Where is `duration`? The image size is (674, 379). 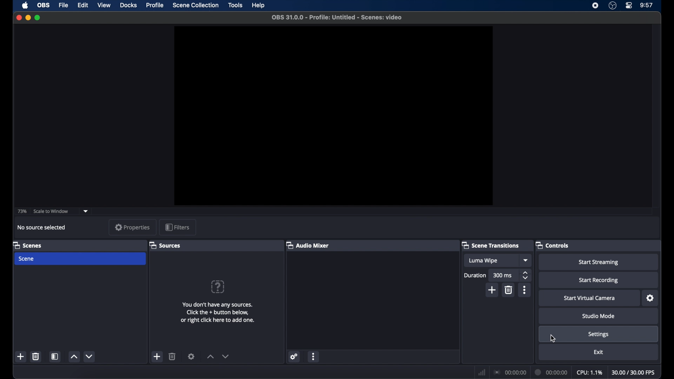 duration is located at coordinates (475, 275).